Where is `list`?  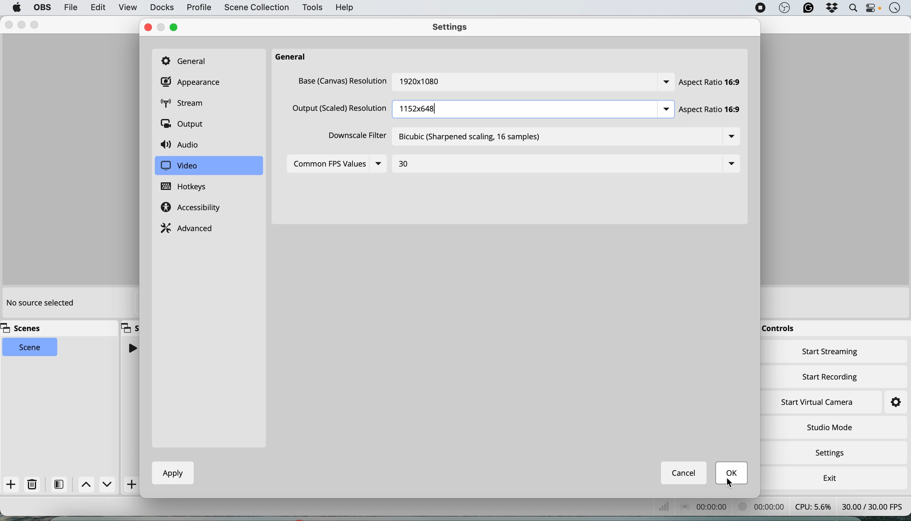
list is located at coordinates (731, 163).